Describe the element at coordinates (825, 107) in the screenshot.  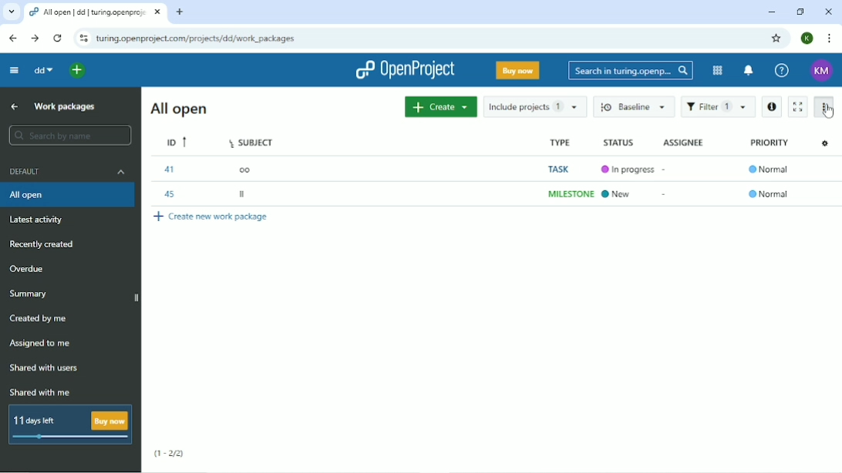
I see `More actions` at that location.